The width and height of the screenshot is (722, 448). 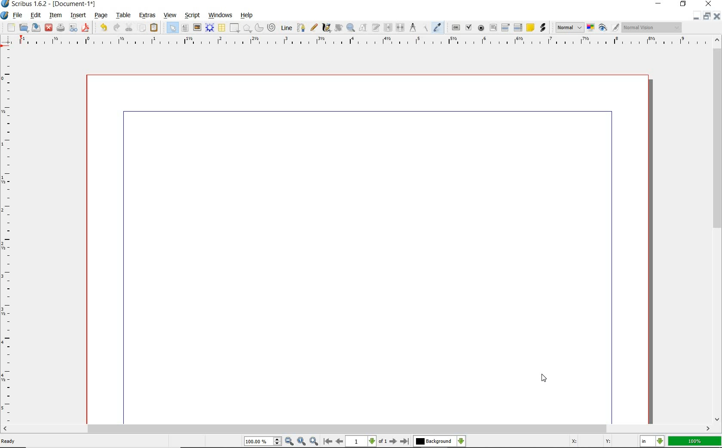 What do you see at coordinates (209, 28) in the screenshot?
I see `render frame` at bounding box center [209, 28].